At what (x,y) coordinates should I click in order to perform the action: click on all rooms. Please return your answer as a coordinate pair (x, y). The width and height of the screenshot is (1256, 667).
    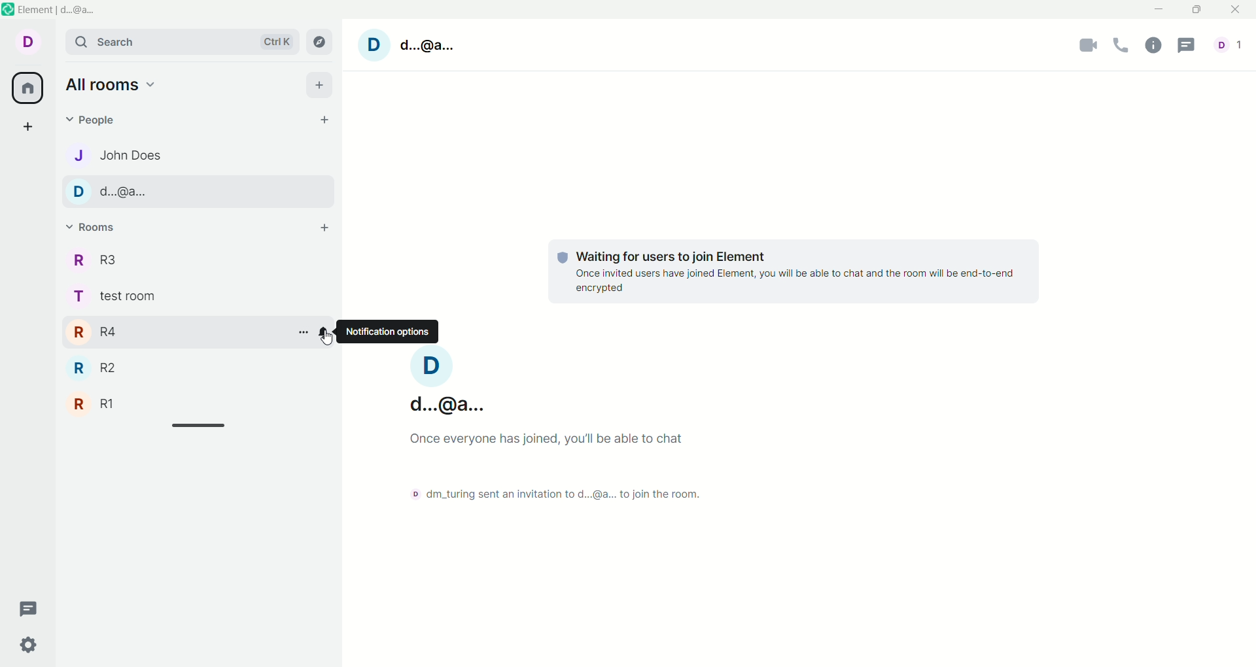
    Looking at the image, I should click on (115, 84).